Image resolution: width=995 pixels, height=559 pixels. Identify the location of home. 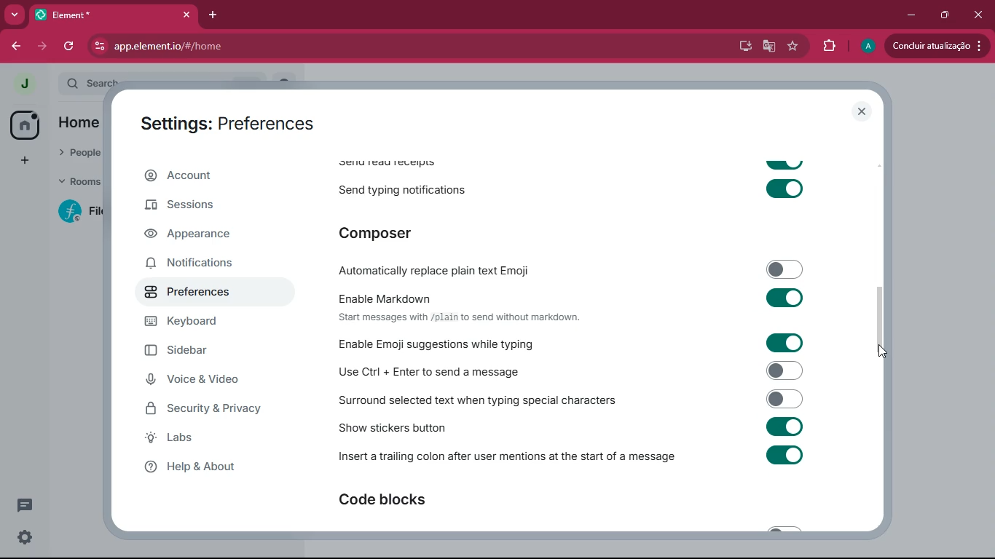
(25, 124).